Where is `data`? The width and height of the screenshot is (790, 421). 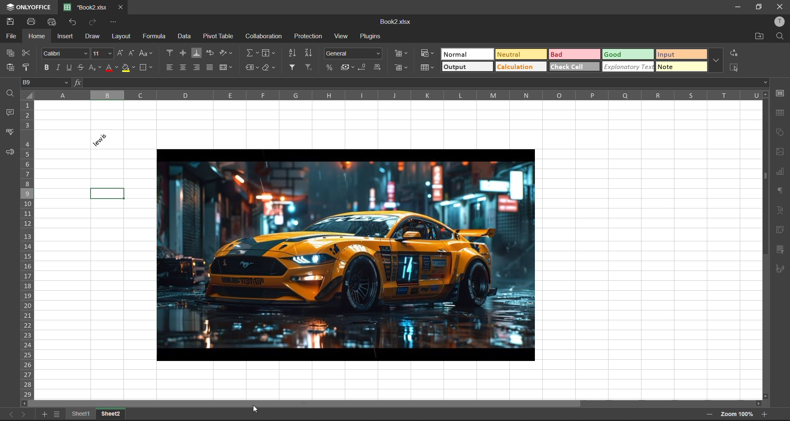
data is located at coordinates (184, 37).